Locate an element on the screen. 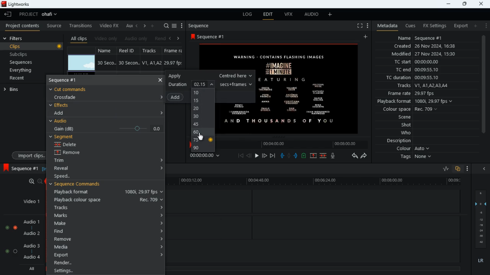 This screenshot has width=490, height=275. gain is located at coordinates (106, 128).